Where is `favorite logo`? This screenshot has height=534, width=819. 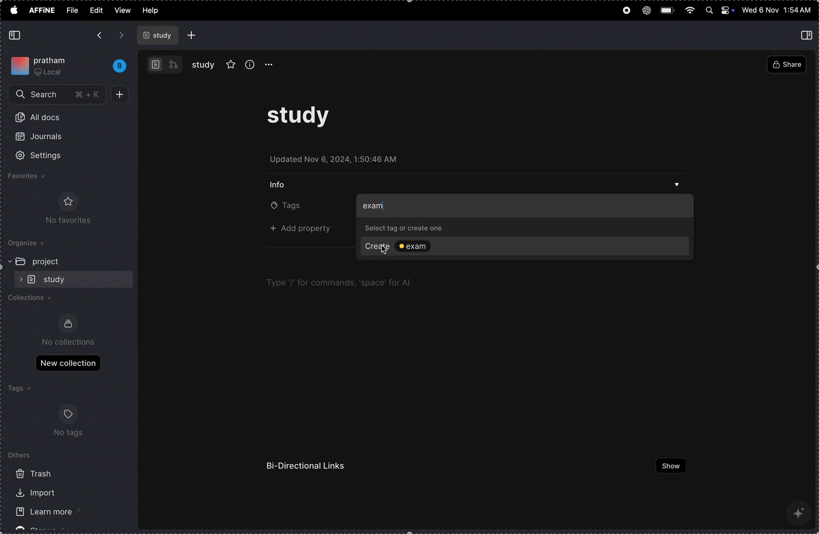
favorite logo is located at coordinates (66, 201).